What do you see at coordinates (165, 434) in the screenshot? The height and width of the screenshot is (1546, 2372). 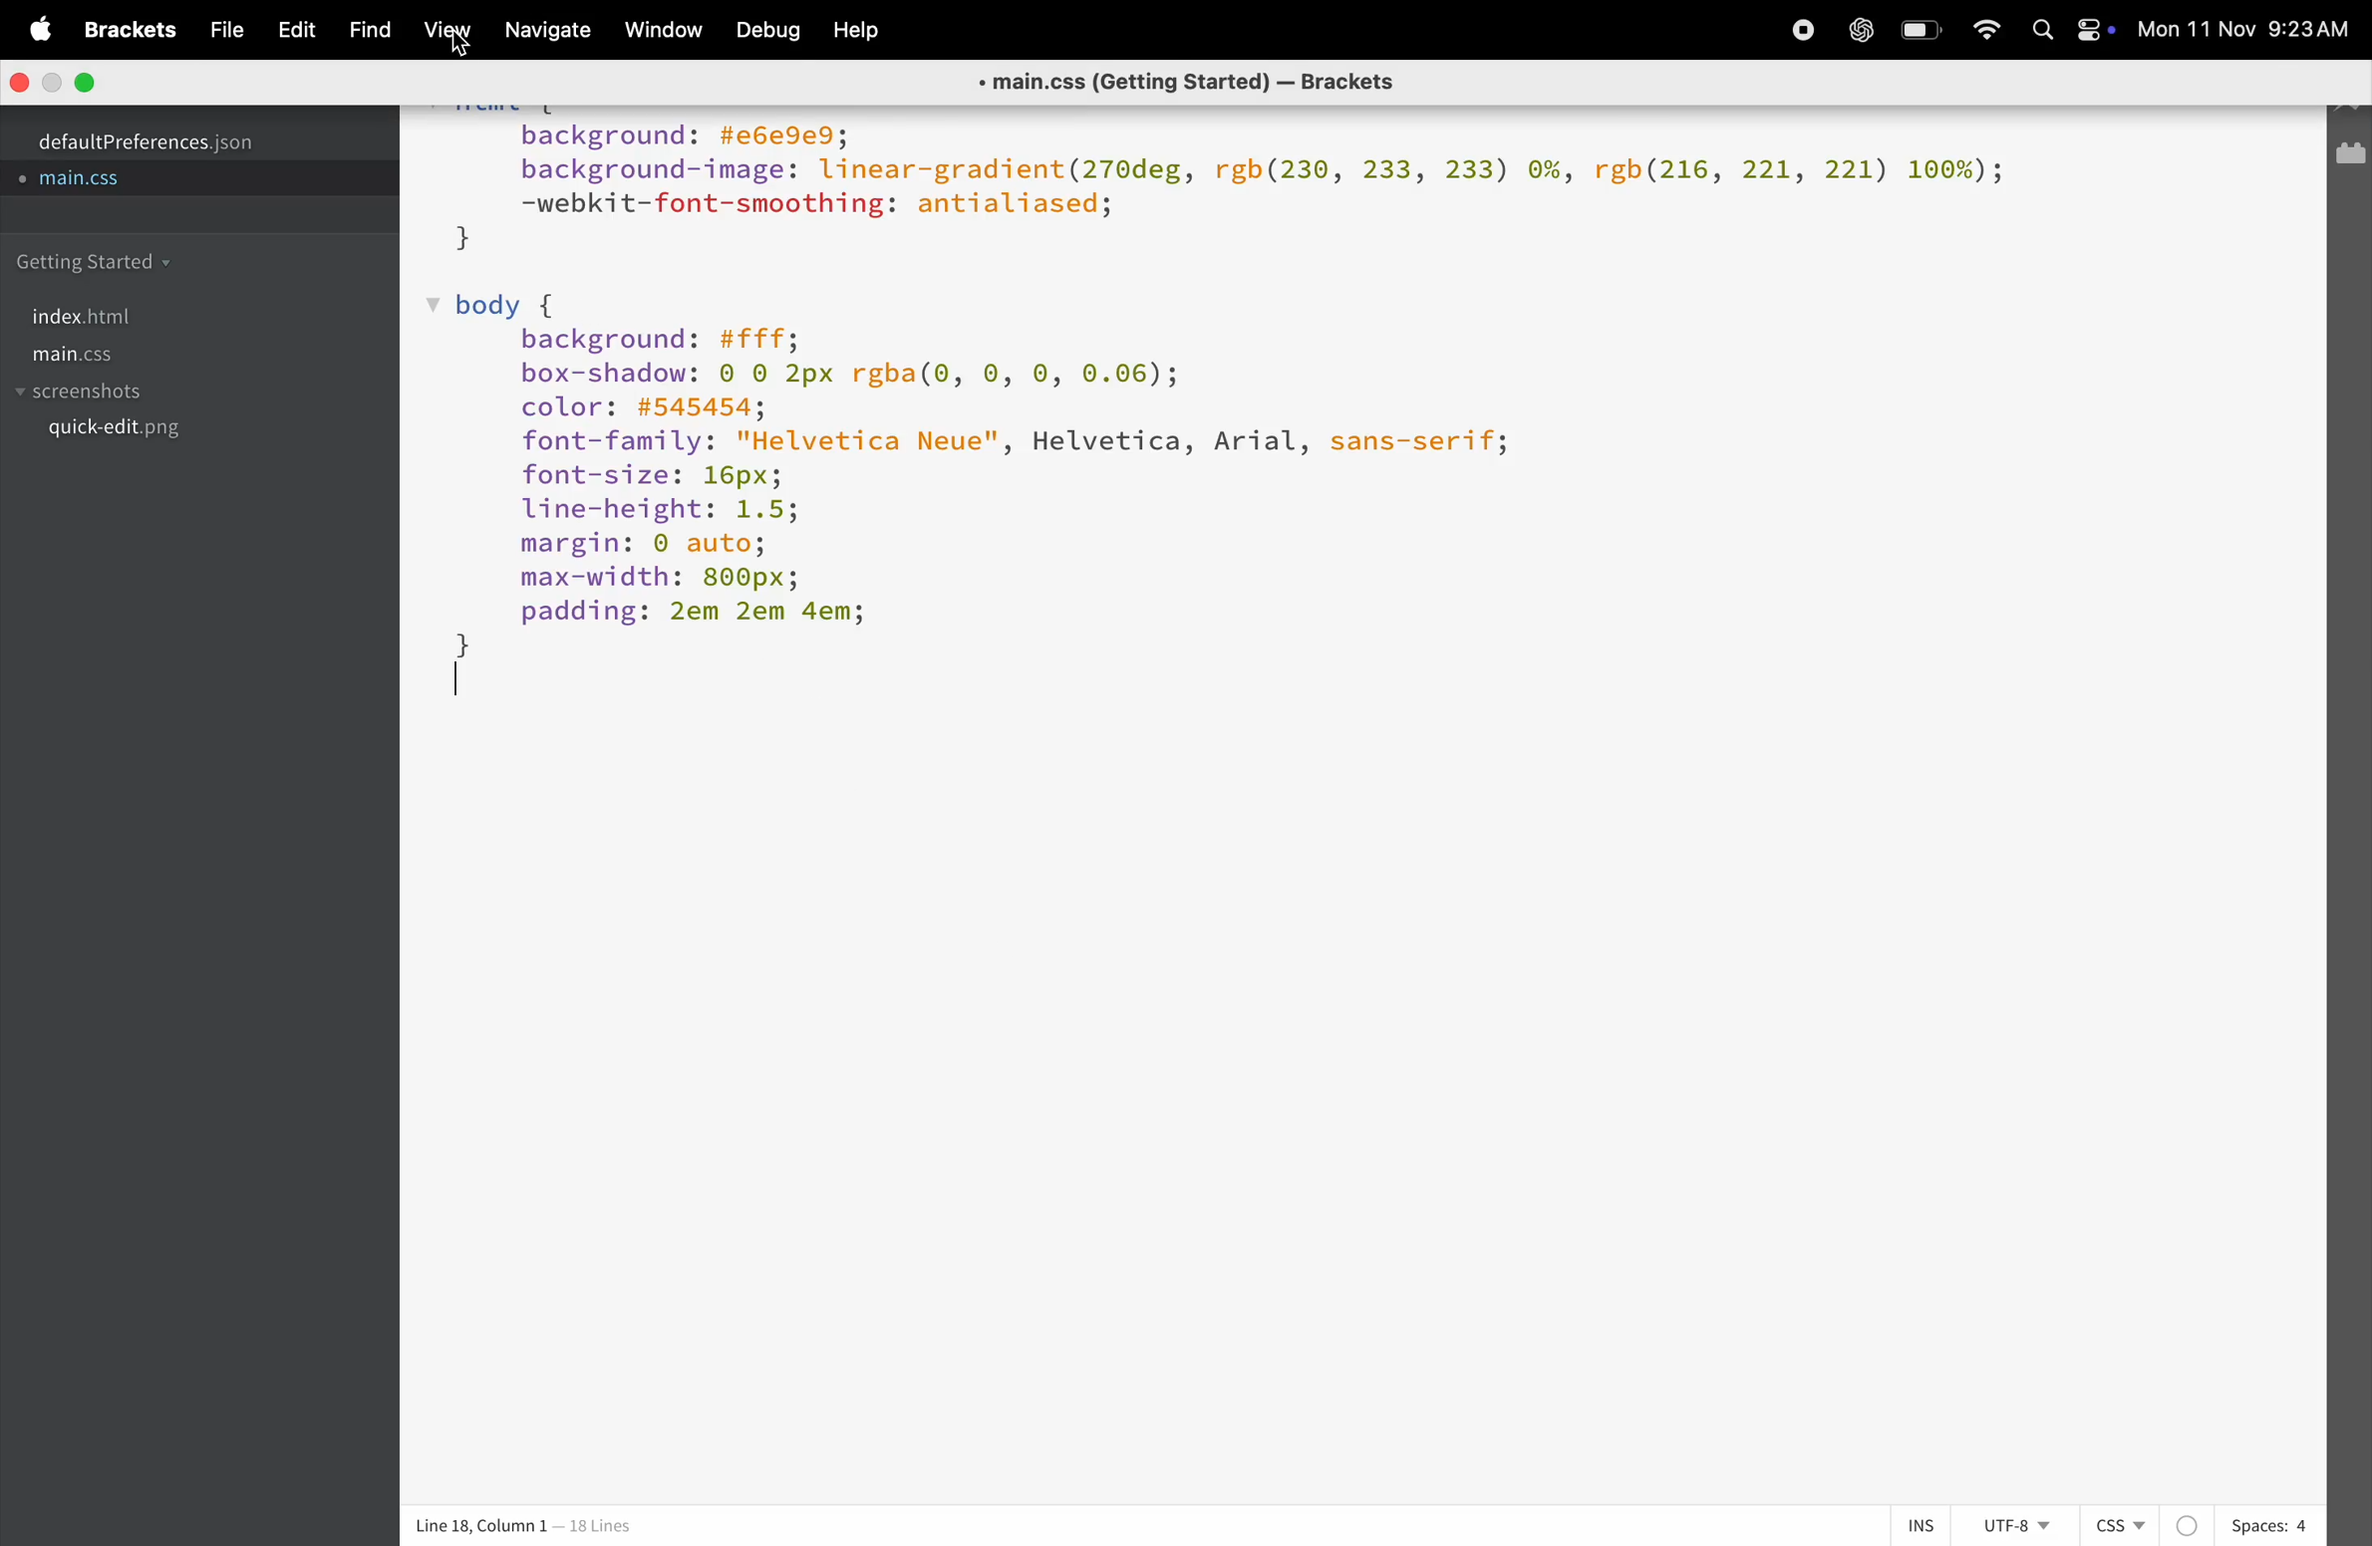 I see `quickedit.png` at bounding box center [165, 434].